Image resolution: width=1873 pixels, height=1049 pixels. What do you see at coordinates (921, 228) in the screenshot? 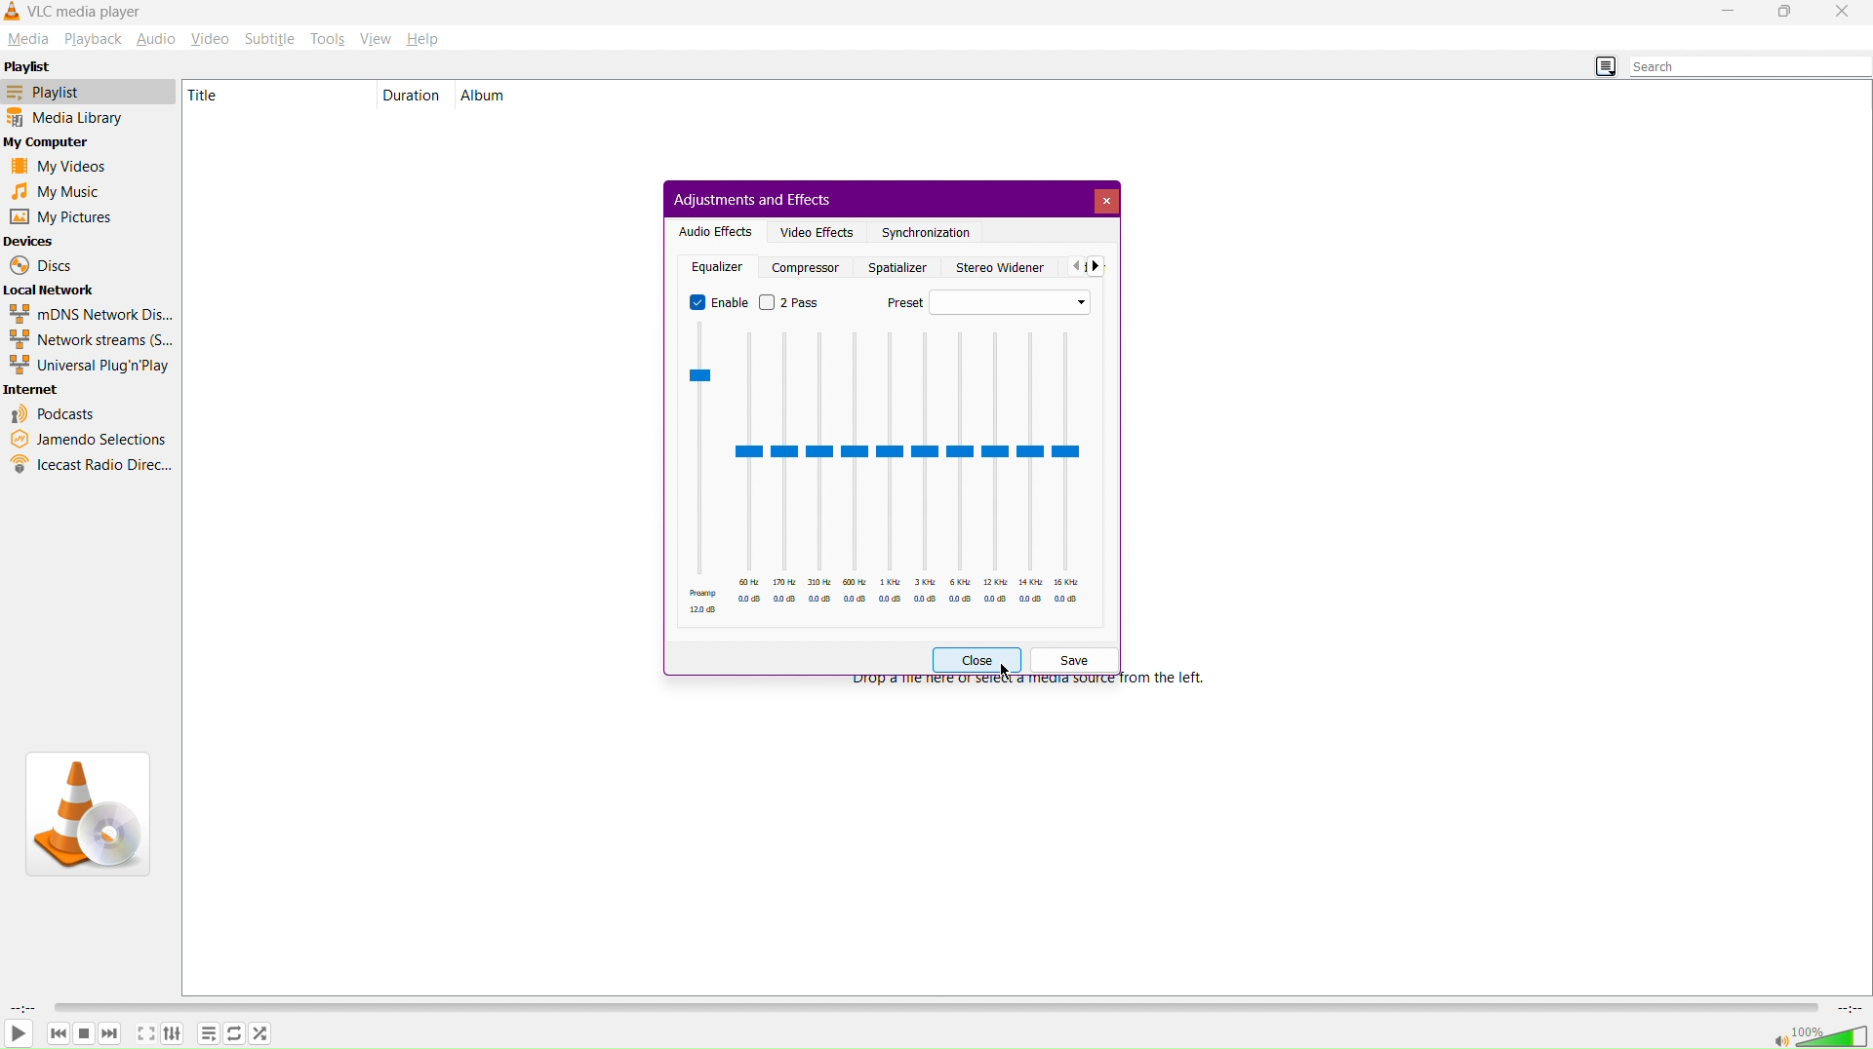
I see `Synchronization` at bounding box center [921, 228].